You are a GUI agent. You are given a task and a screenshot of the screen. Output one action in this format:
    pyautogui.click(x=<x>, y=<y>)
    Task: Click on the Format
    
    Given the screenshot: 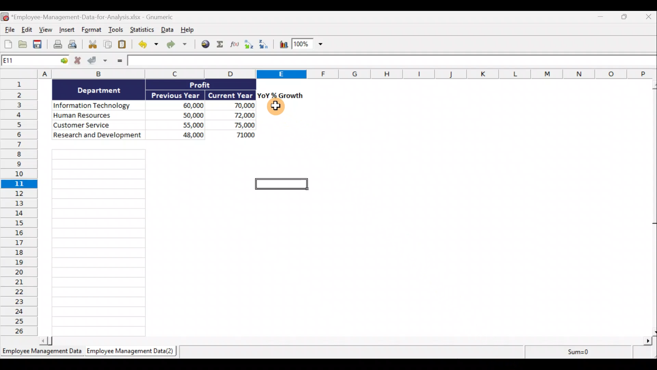 What is the action you would take?
    pyautogui.click(x=92, y=30)
    